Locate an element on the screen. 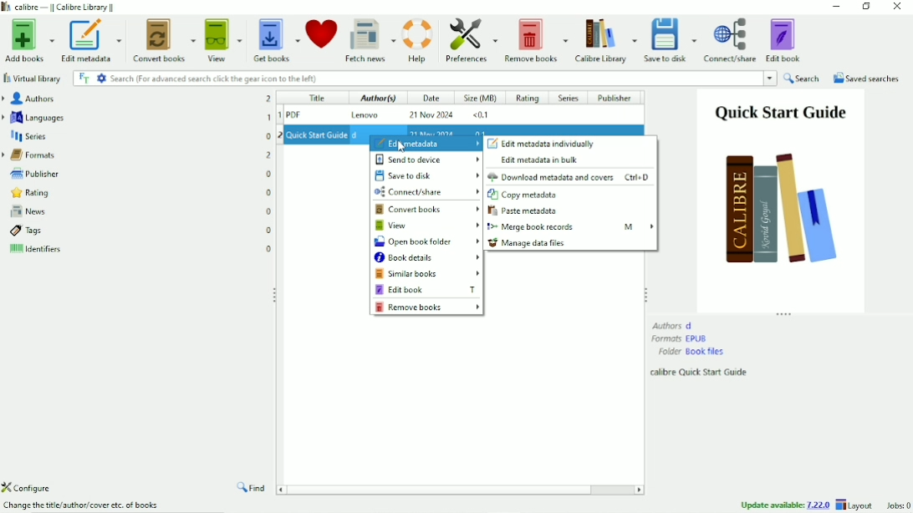 This screenshot has height=513, width=913. Identifiers is located at coordinates (140, 251).